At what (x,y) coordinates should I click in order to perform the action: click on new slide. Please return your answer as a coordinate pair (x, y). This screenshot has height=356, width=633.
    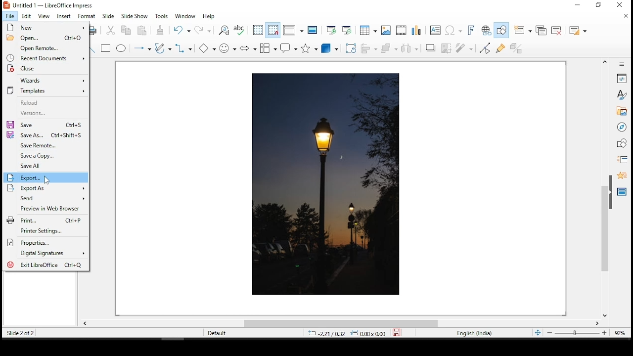
    Looking at the image, I should click on (524, 30).